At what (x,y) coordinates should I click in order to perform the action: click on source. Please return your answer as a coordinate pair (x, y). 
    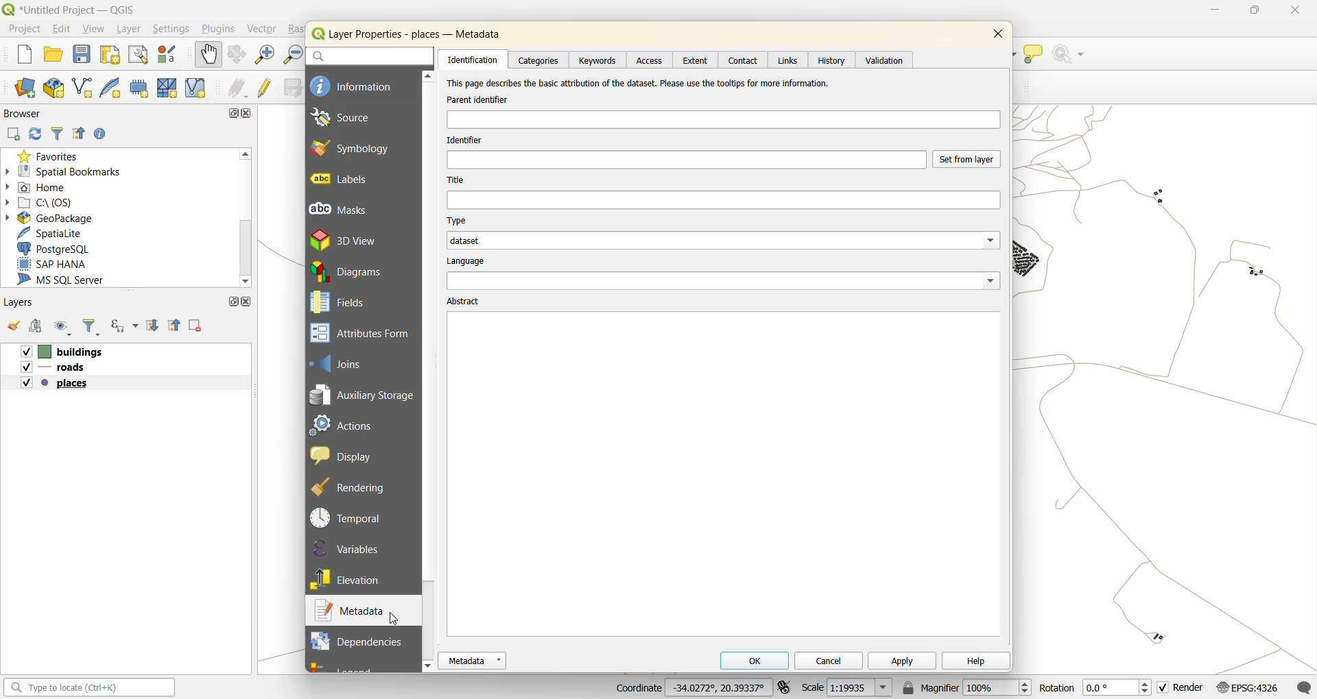
    Looking at the image, I should click on (353, 117).